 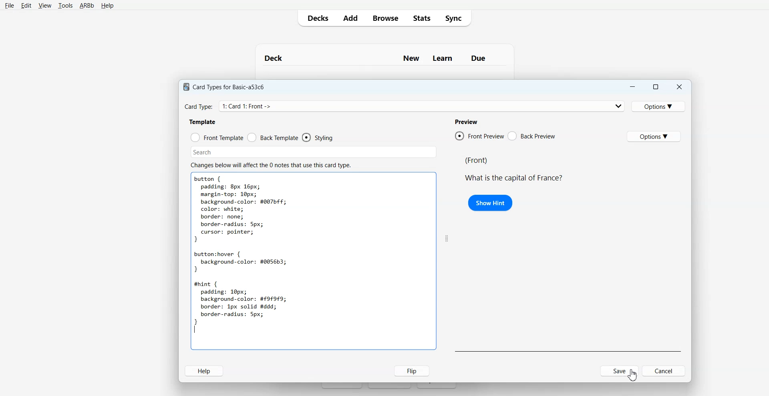 I want to click on Add, so click(x=350, y=18).